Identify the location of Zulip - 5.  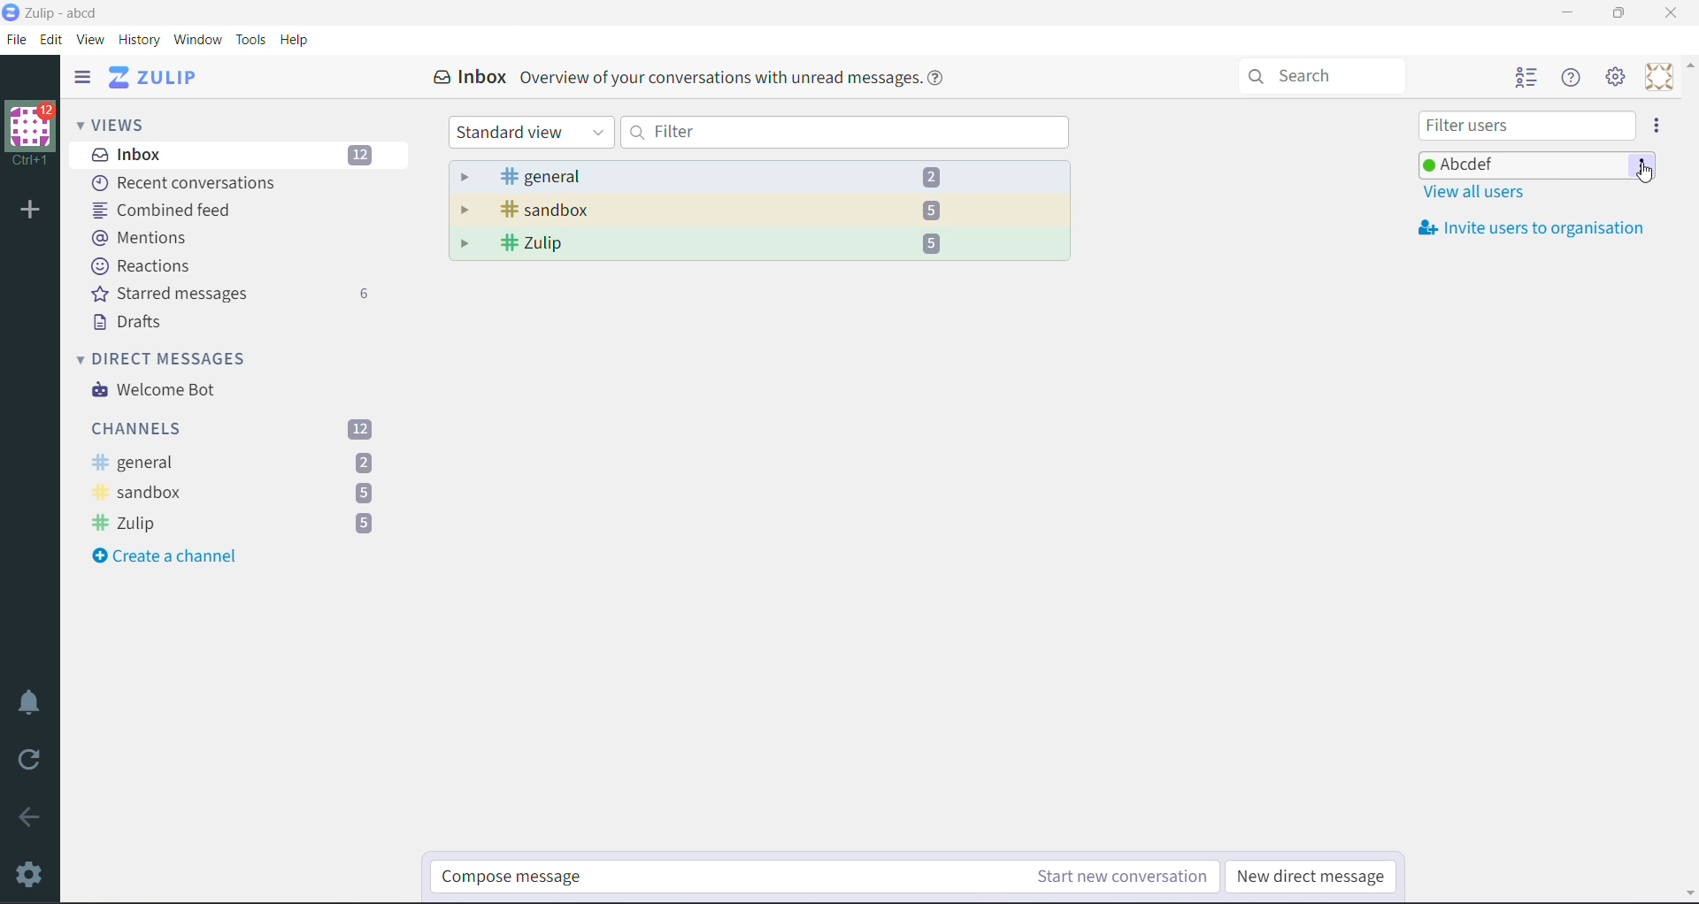
(761, 245).